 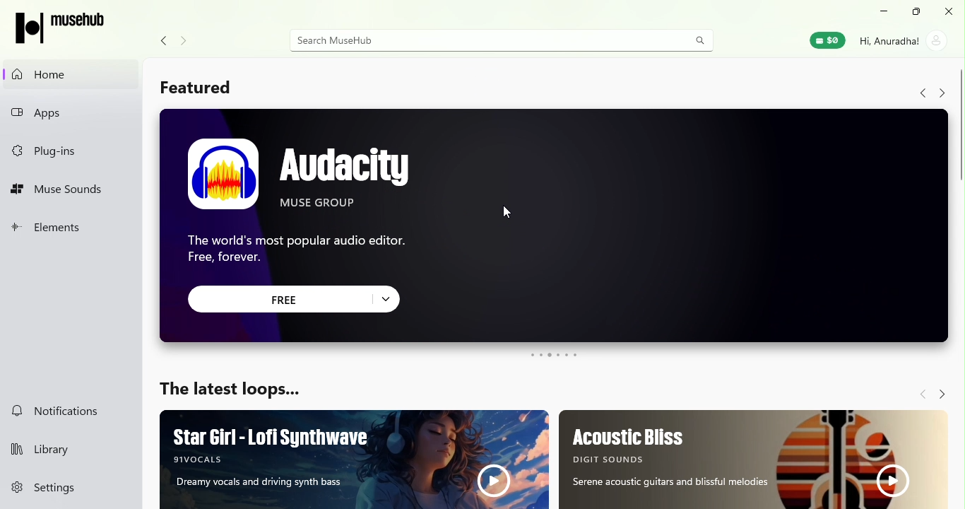 I want to click on Navigate back, so click(x=921, y=93).